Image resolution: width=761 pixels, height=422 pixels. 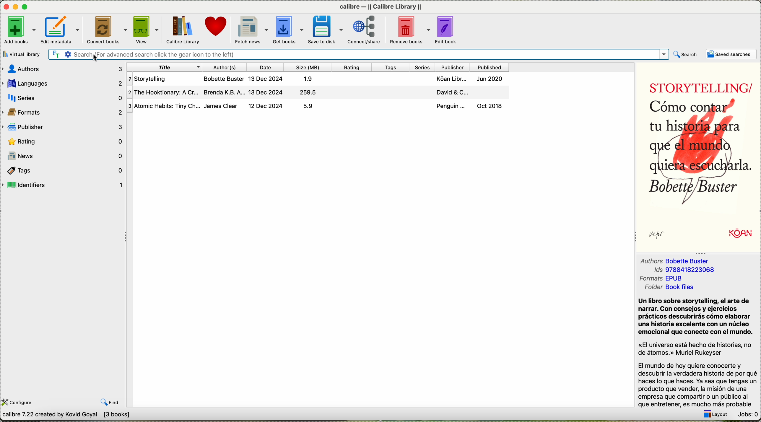 I want to click on remove books, so click(x=409, y=29).